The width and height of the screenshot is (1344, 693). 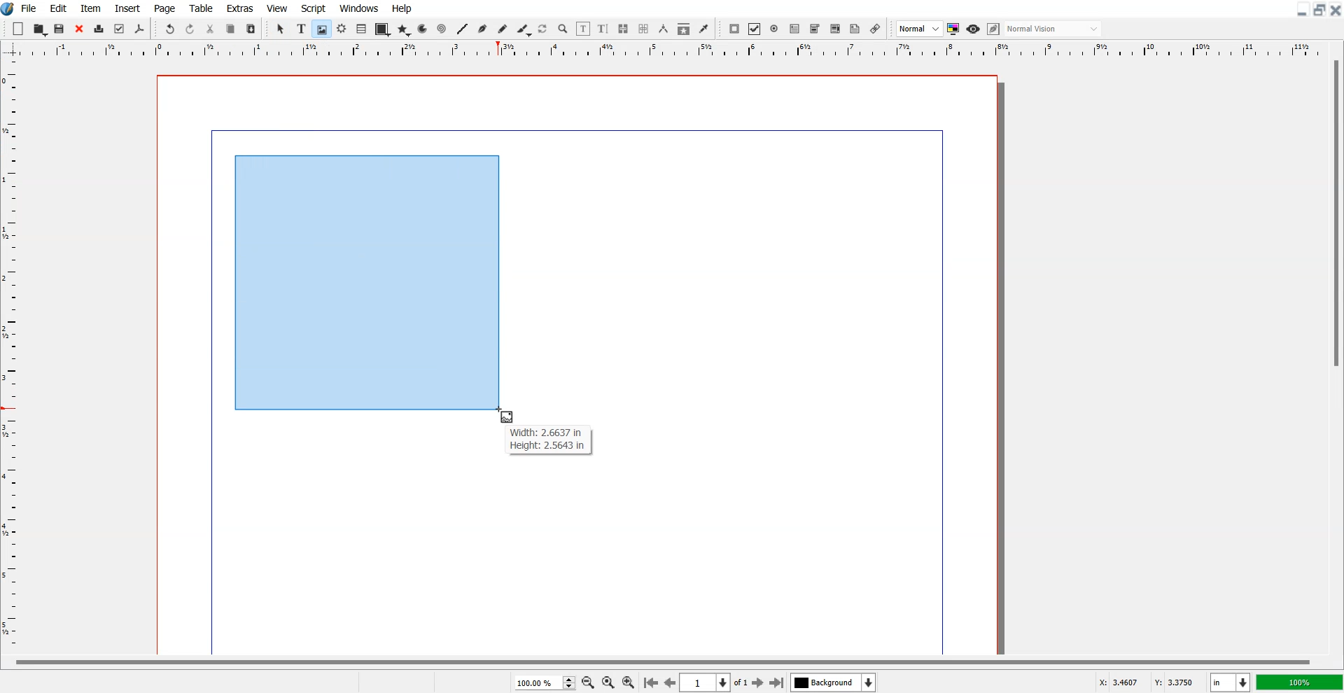 What do you see at coordinates (587, 682) in the screenshot?
I see `Zoom Out` at bounding box center [587, 682].